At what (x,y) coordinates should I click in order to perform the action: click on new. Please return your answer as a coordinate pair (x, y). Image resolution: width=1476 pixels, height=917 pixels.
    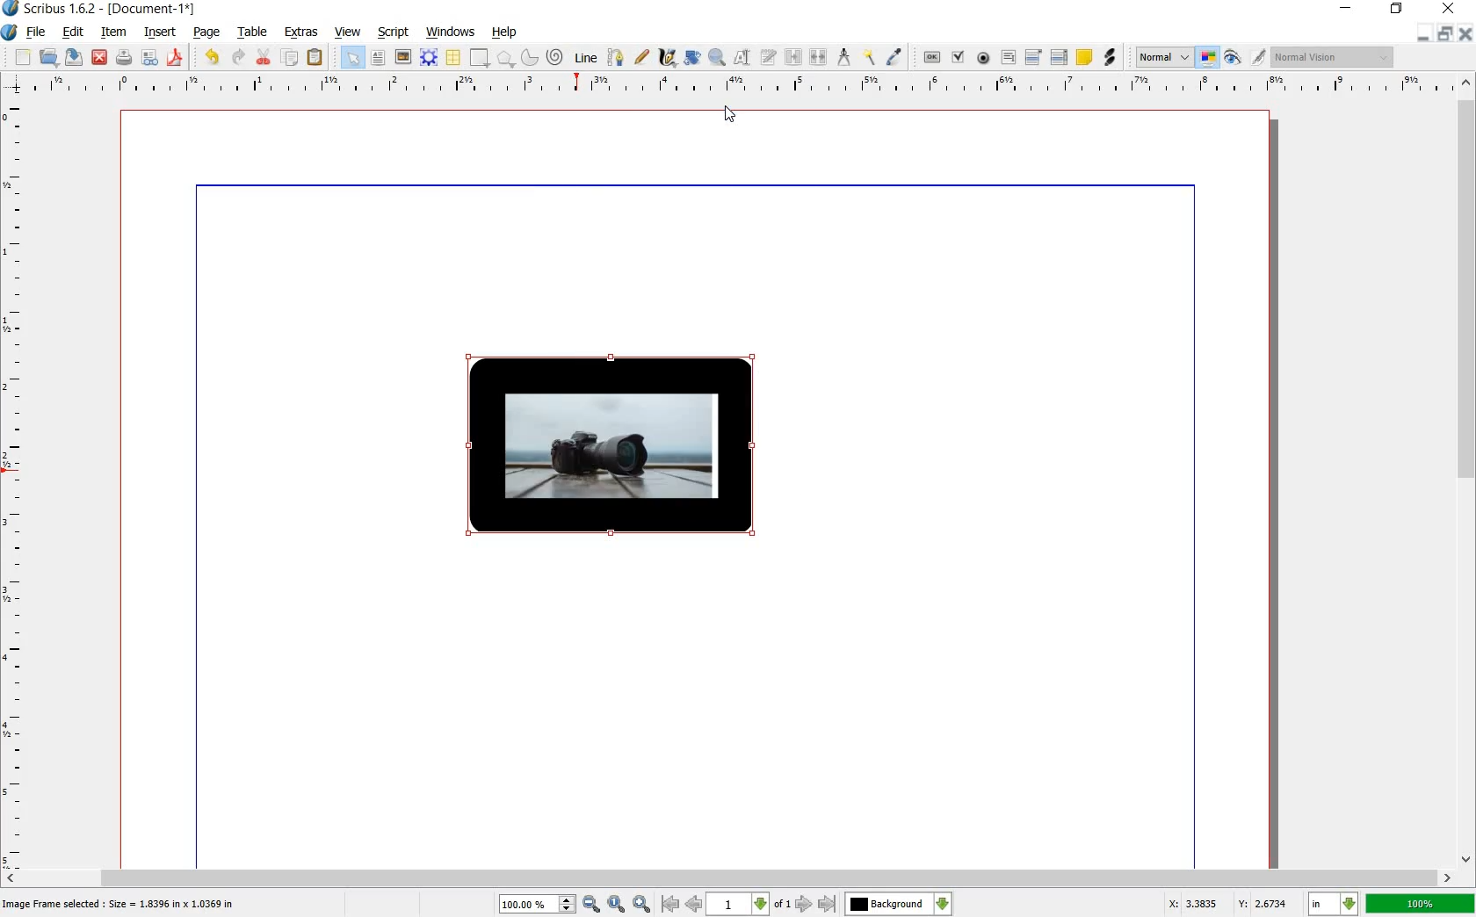
    Looking at the image, I should click on (22, 57).